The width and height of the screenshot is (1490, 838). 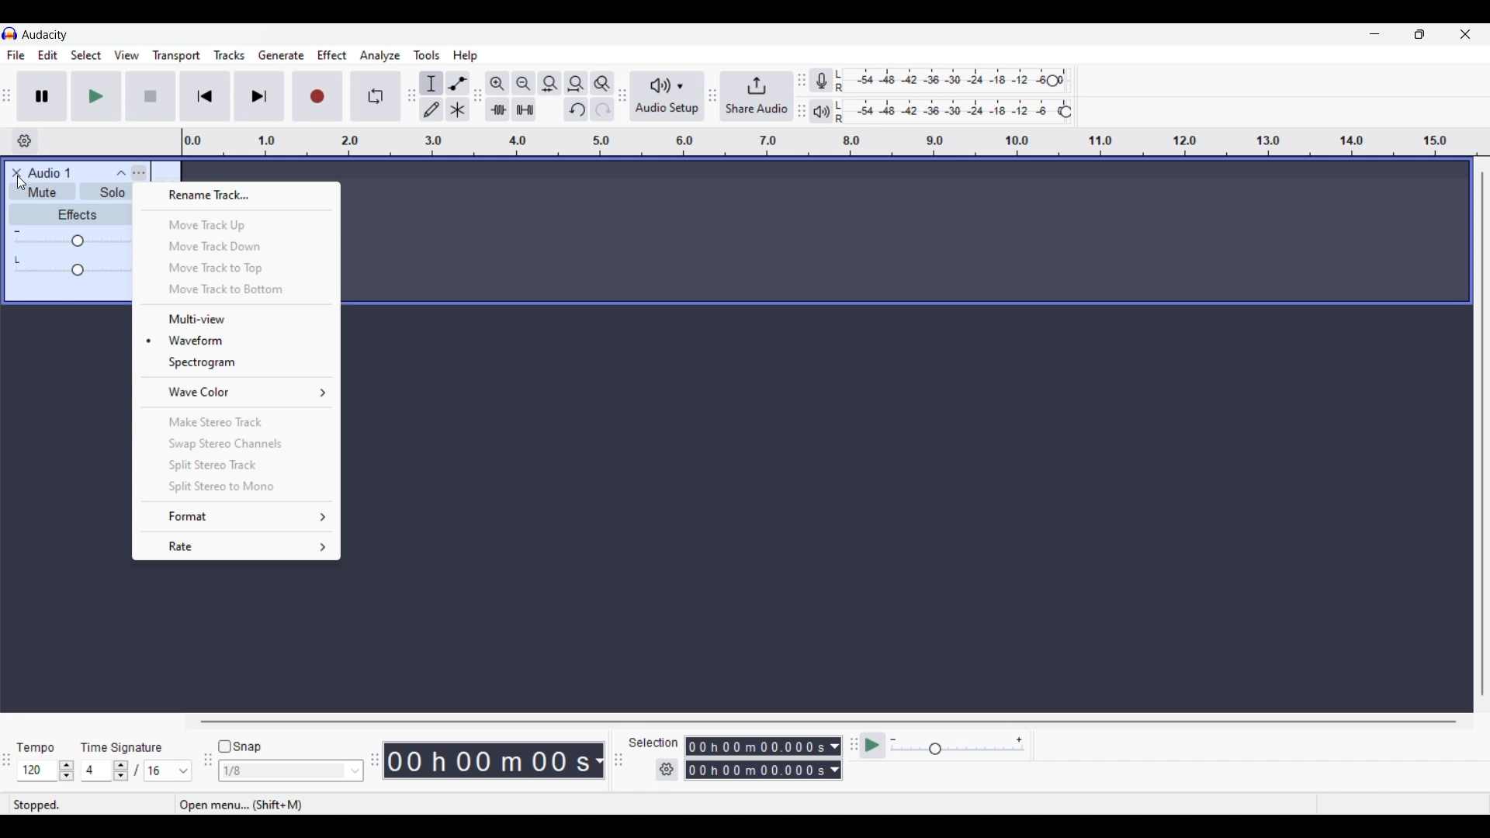 I want to click on Snap options to choose from, so click(x=356, y=771).